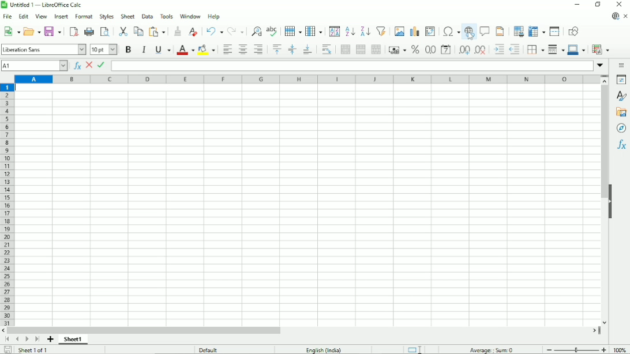 The height and width of the screenshot is (354, 630). Describe the element at coordinates (73, 339) in the screenshot. I see `Sheet 1` at that location.